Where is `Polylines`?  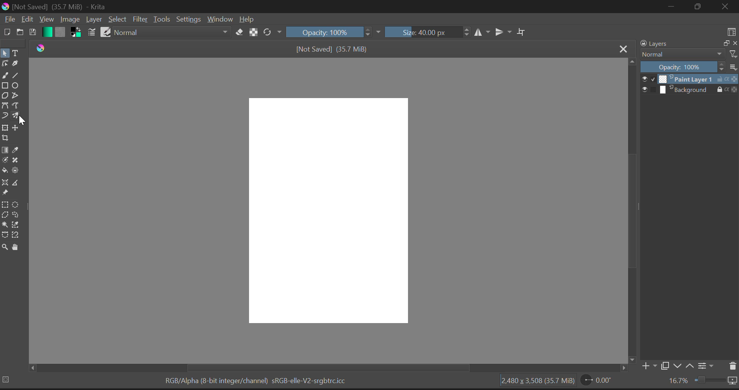 Polylines is located at coordinates (16, 95).